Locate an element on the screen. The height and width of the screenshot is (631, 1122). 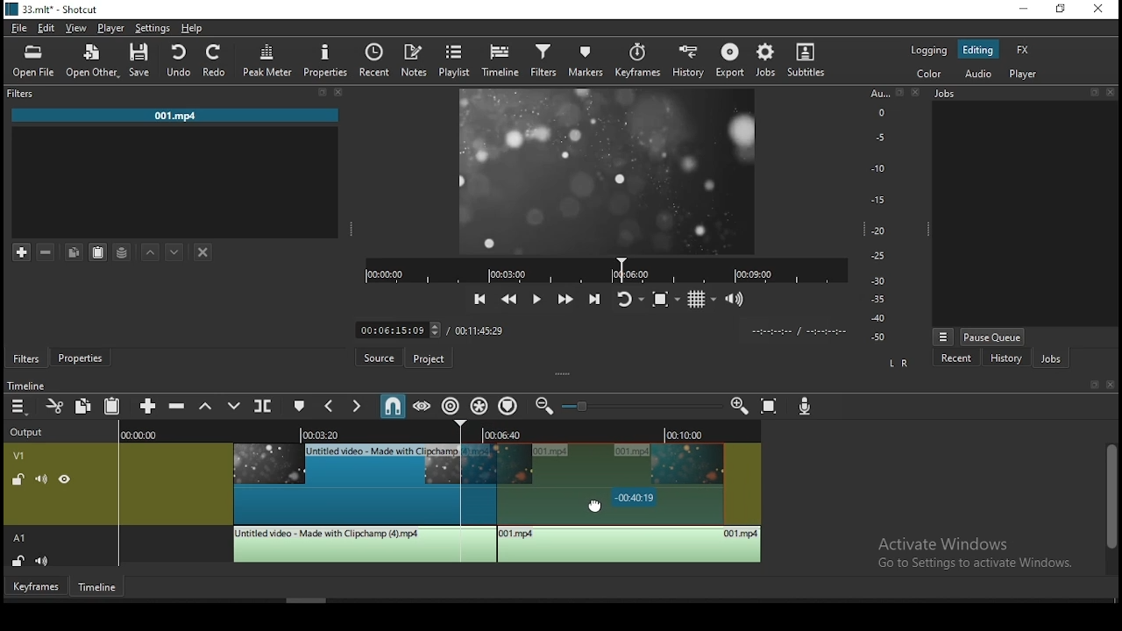
previous marker is located at coordinates (325, 406).